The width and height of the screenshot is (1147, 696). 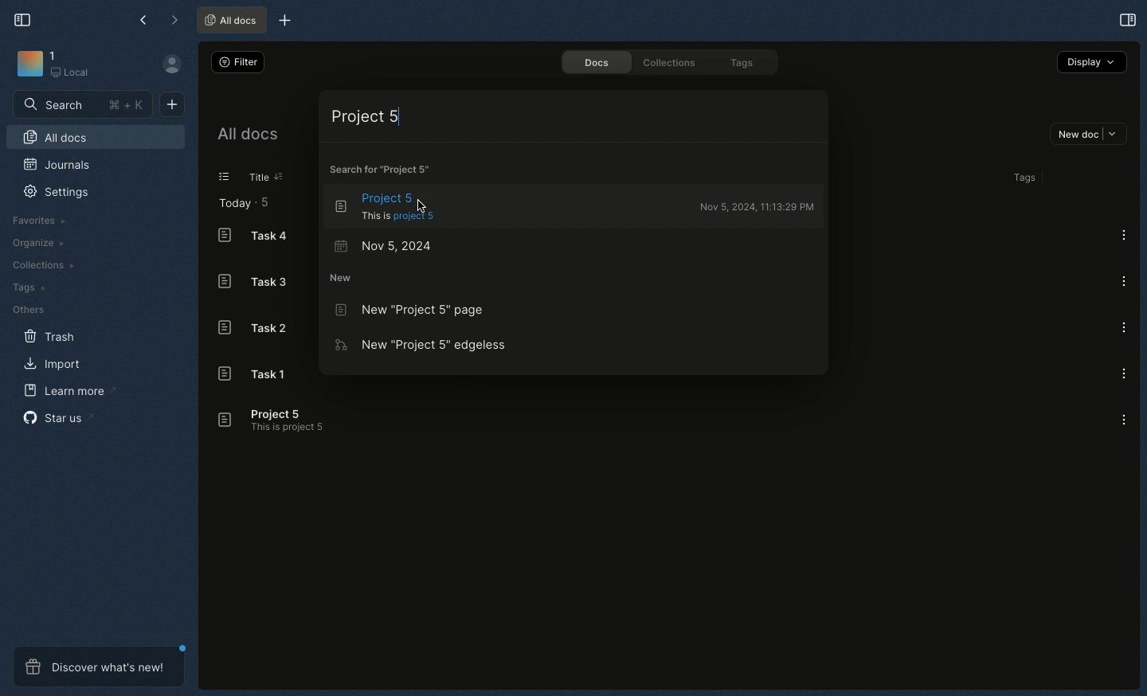 What do you see at coordinates (53, 417) in the screenshot?
I see `Star us` at bounding box center [53, 417].